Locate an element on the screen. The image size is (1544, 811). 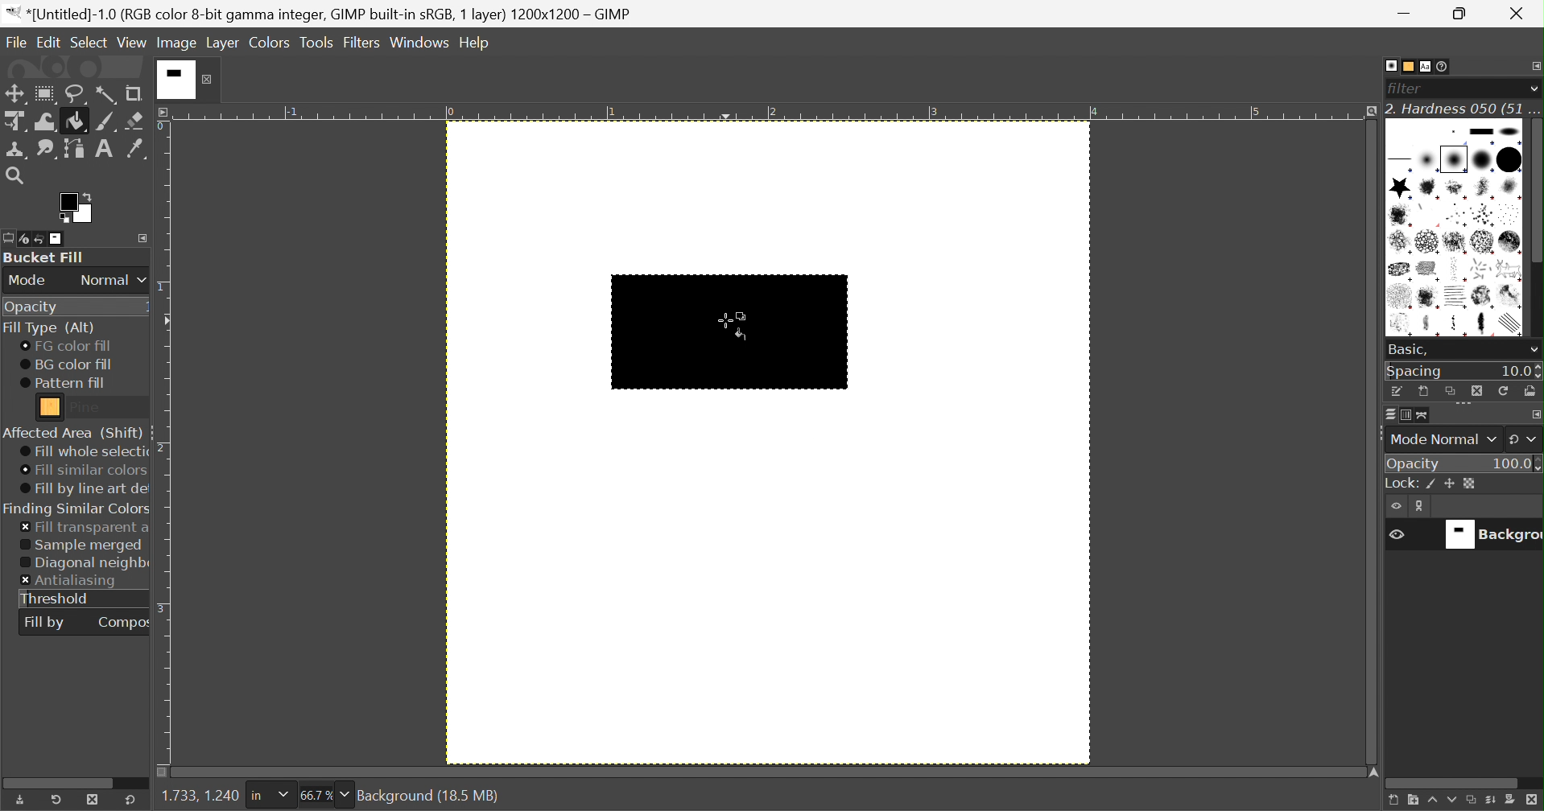
Pencil is located at coordinates (1430, 326).